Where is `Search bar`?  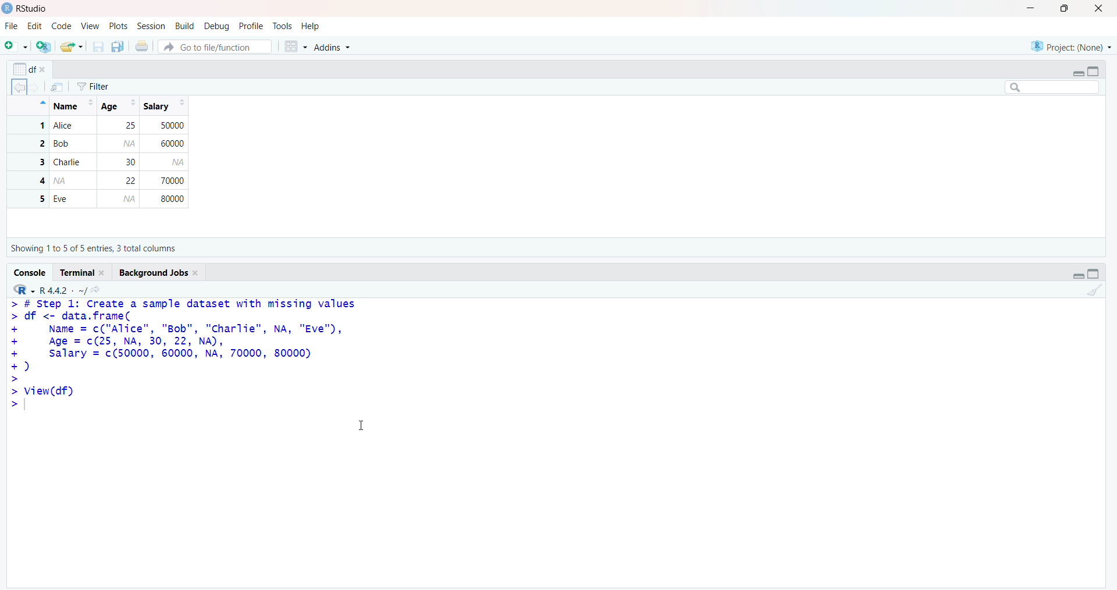
Search bar is located at coordinates (1052, 88).